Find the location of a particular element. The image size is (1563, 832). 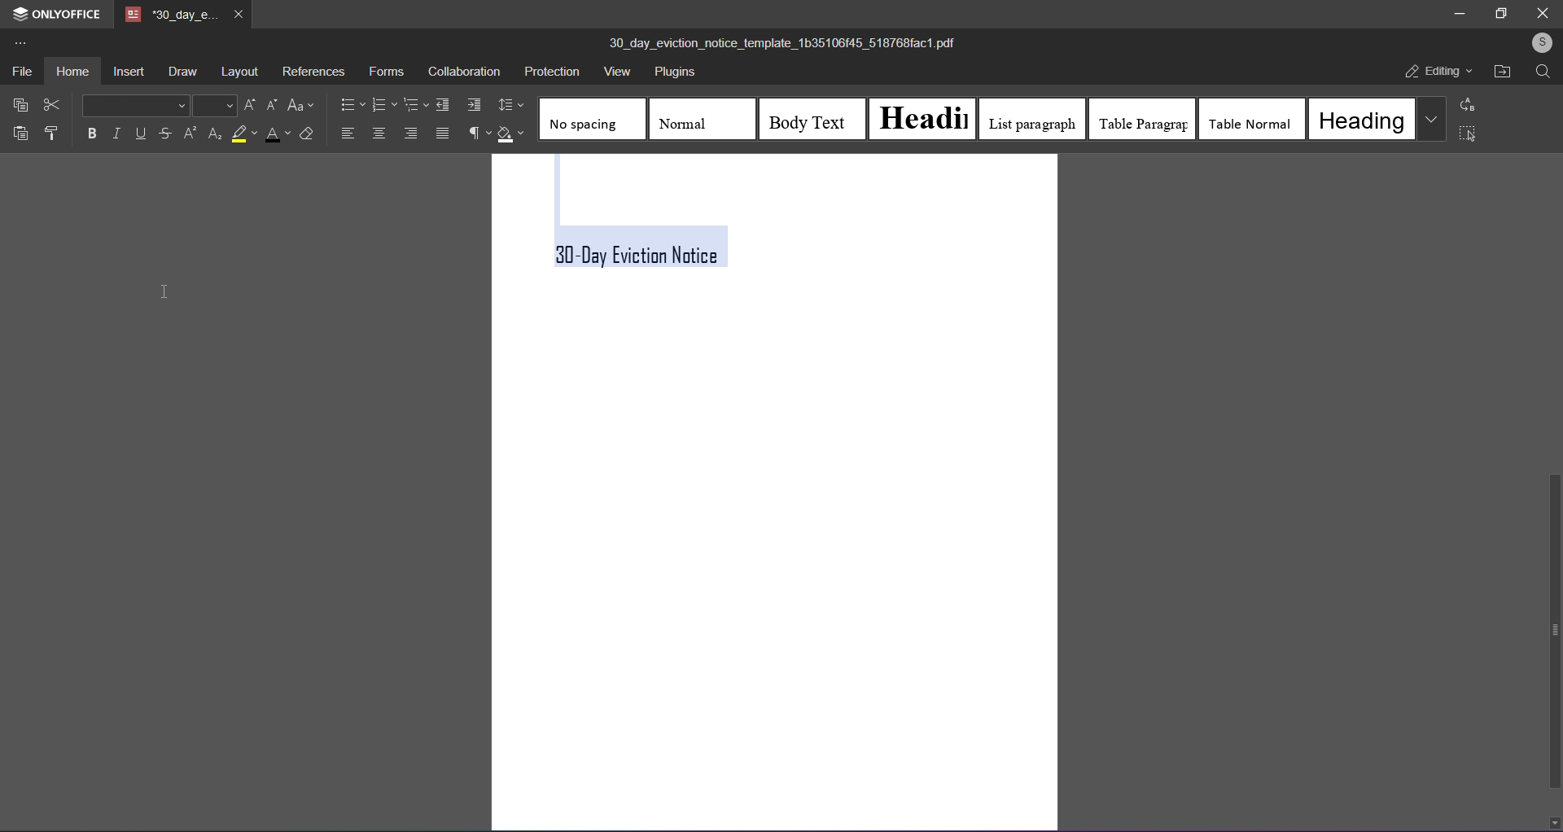

clear style is located at coordinates (307, 134).